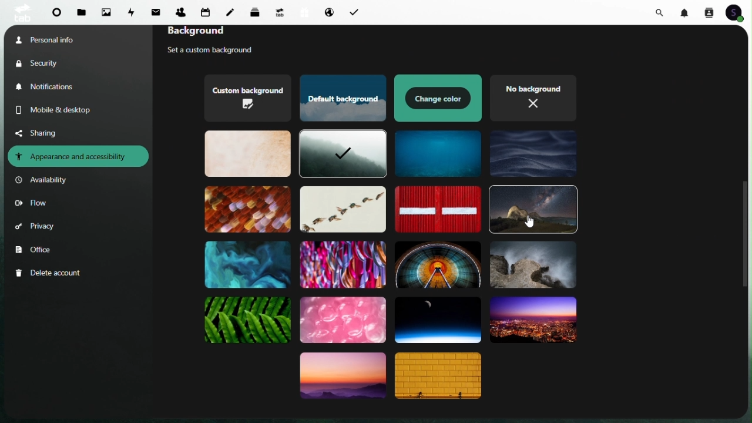 The height and width of the screenshot is (423, 752). I want to click on Themes, so click(439, 98).